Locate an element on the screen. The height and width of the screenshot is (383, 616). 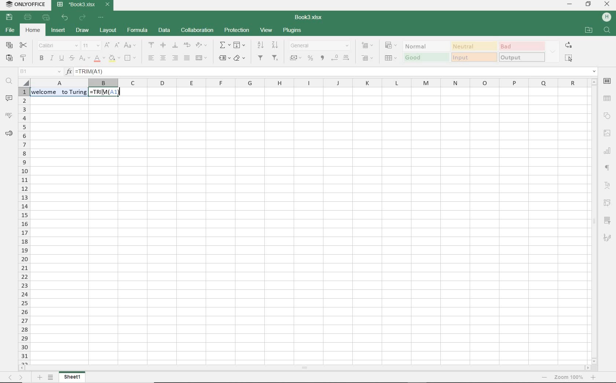
redo is located at coordinates (82, 18).